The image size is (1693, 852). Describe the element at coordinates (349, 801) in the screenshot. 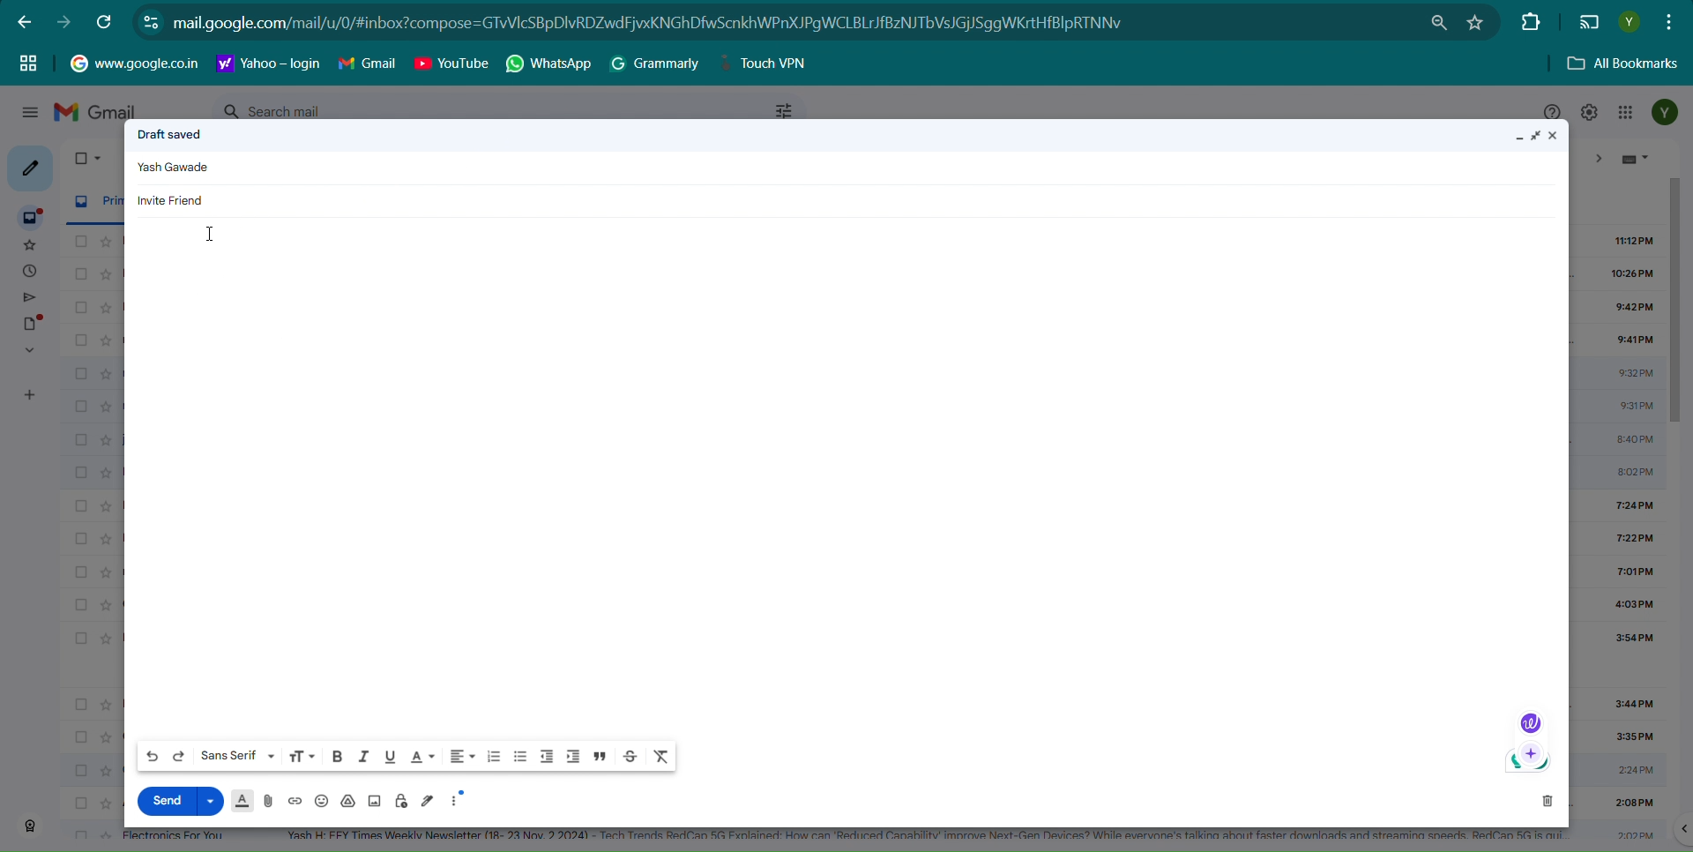

I see `Insert file using drive` at that location.